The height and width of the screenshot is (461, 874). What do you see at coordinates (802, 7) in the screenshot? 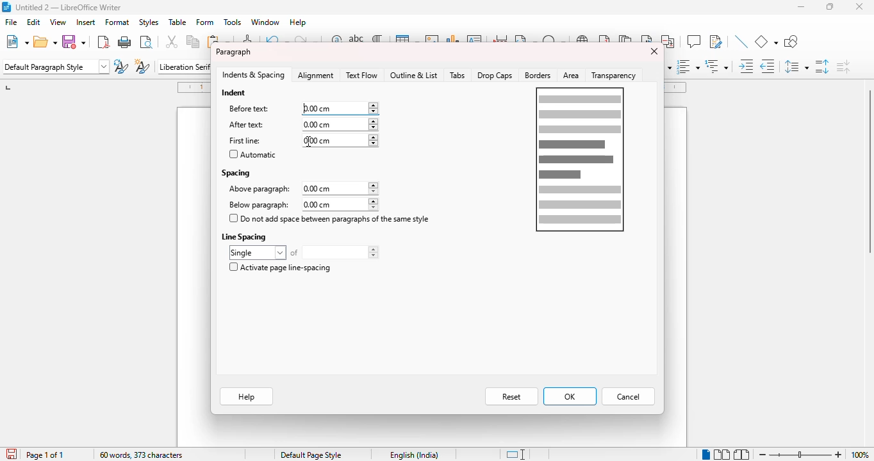
I see `minimize` at bounding box center [802, 7].